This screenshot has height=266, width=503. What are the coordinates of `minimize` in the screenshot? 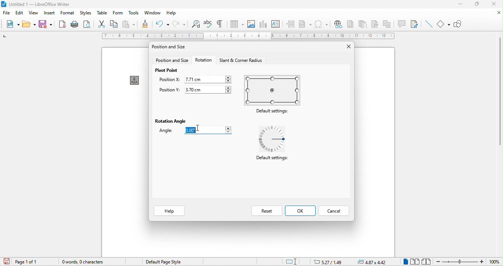 It's located at (460, 4).